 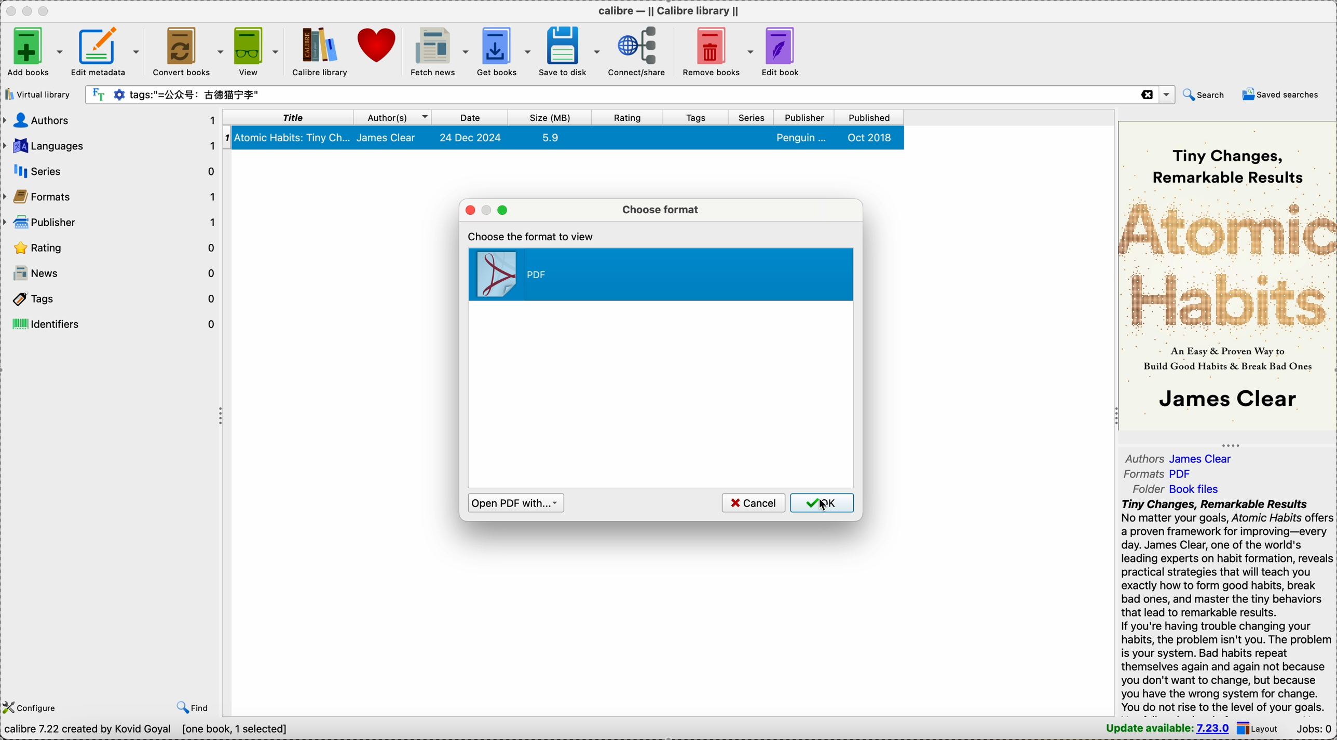 What do you see at coordinates (396, 118) in the screenshot?
I see `author(s)` at bounding box center [396, 118].